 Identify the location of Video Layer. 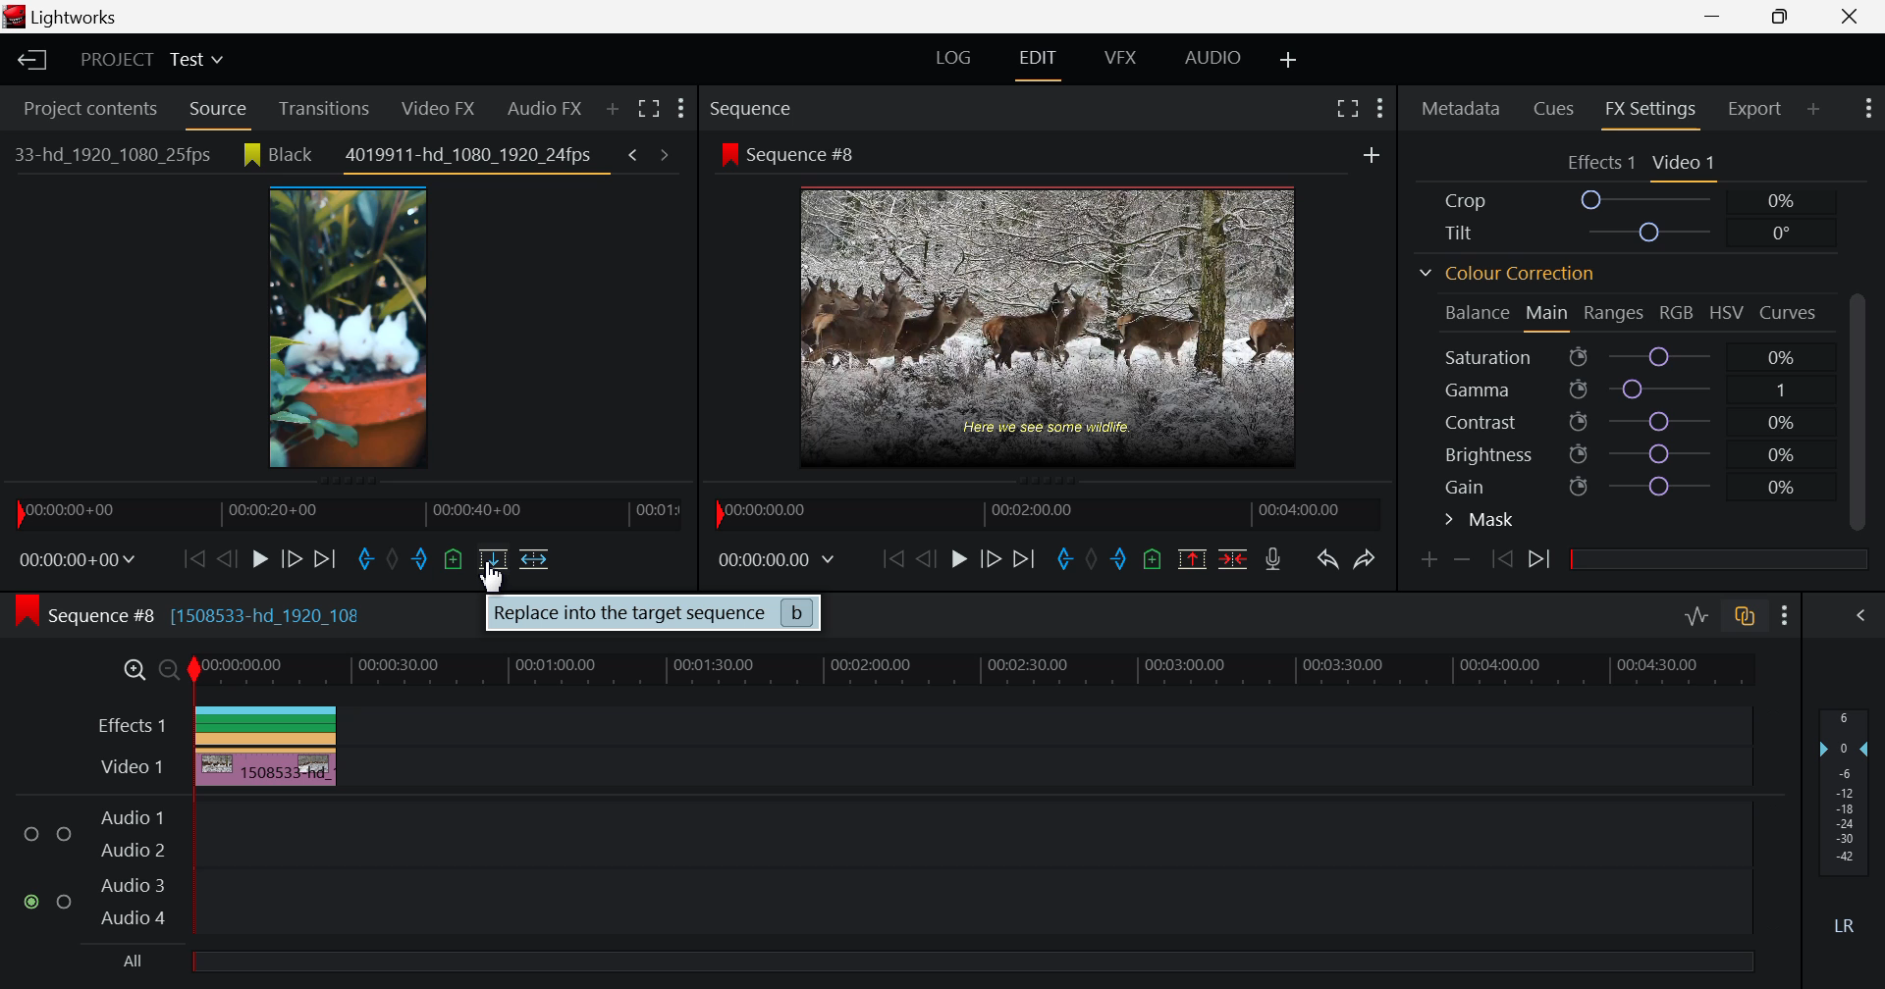
(911, 766).